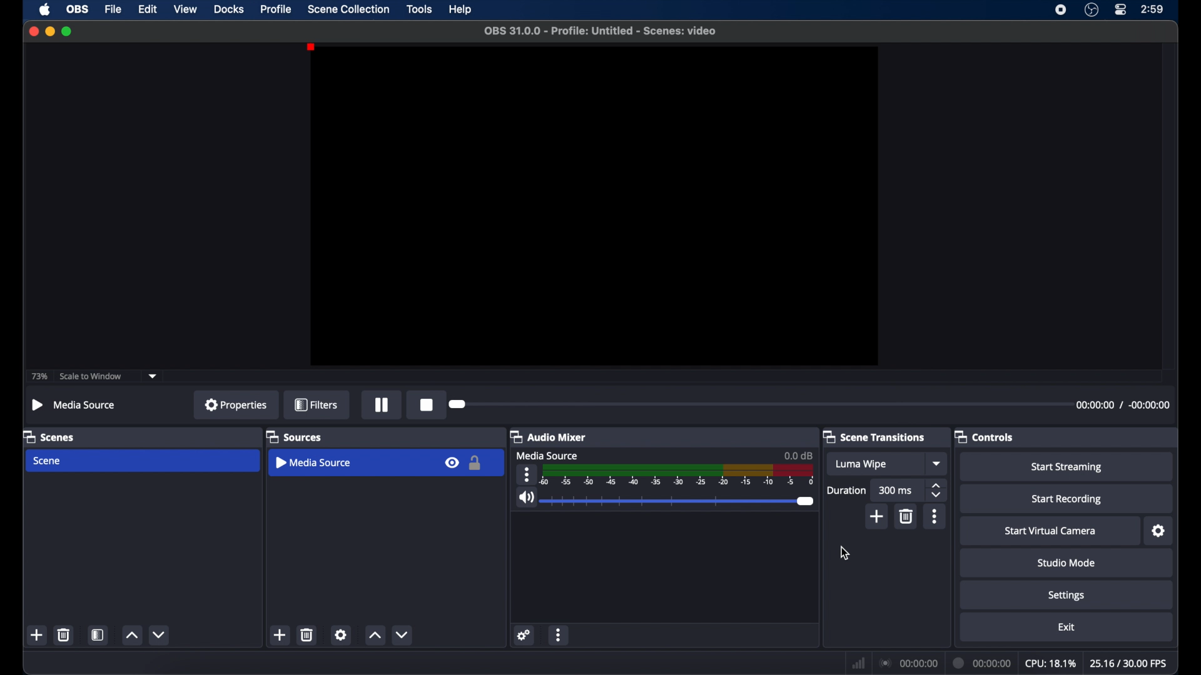  I want to click on time, so click(1153, 9).